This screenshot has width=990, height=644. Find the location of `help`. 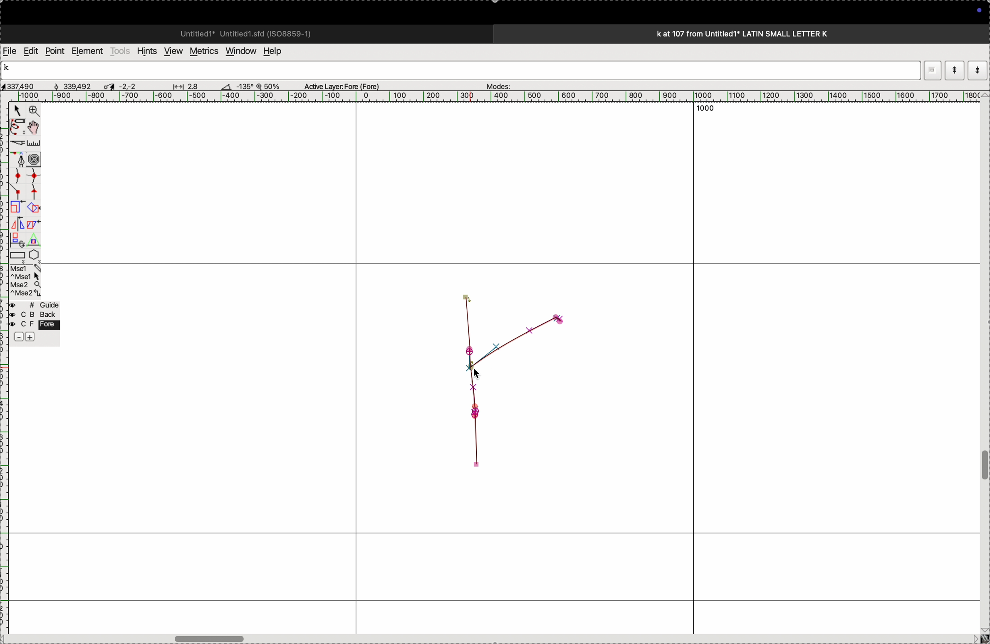

help is located at coordinates (278, 51).